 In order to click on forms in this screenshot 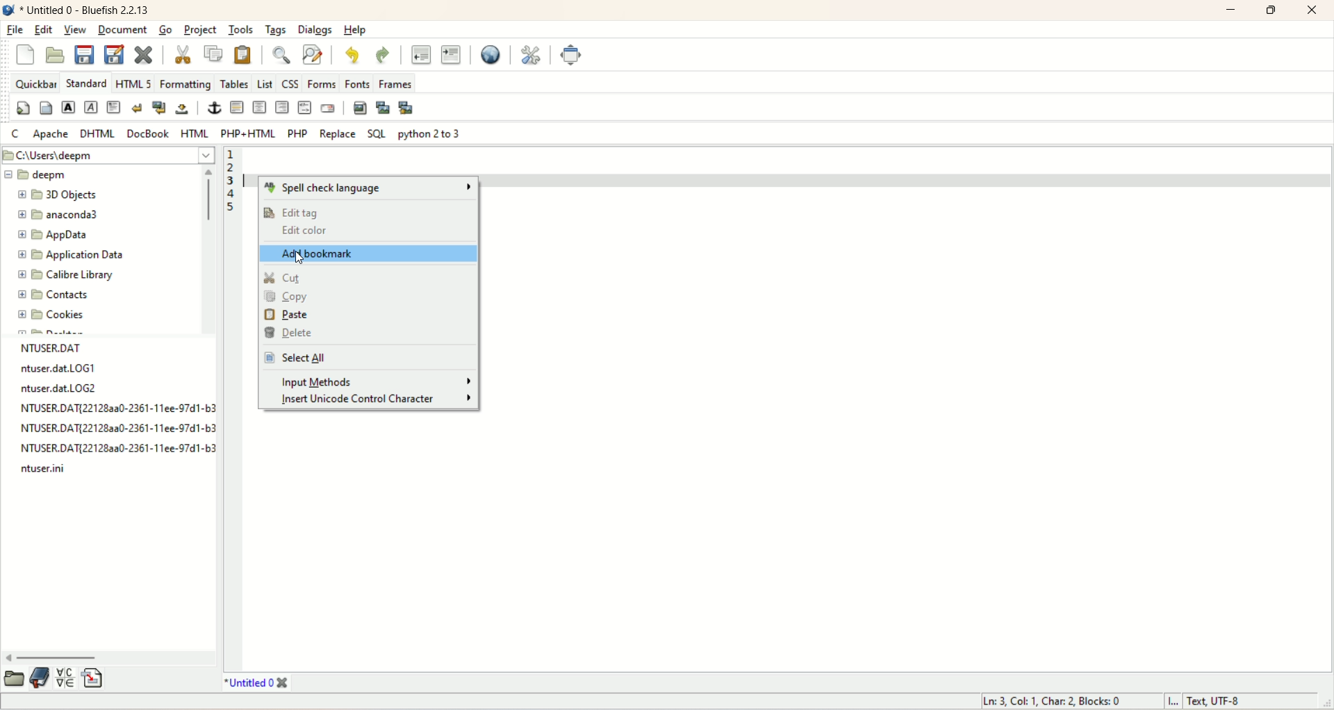, I will do `click(321, 83)`.